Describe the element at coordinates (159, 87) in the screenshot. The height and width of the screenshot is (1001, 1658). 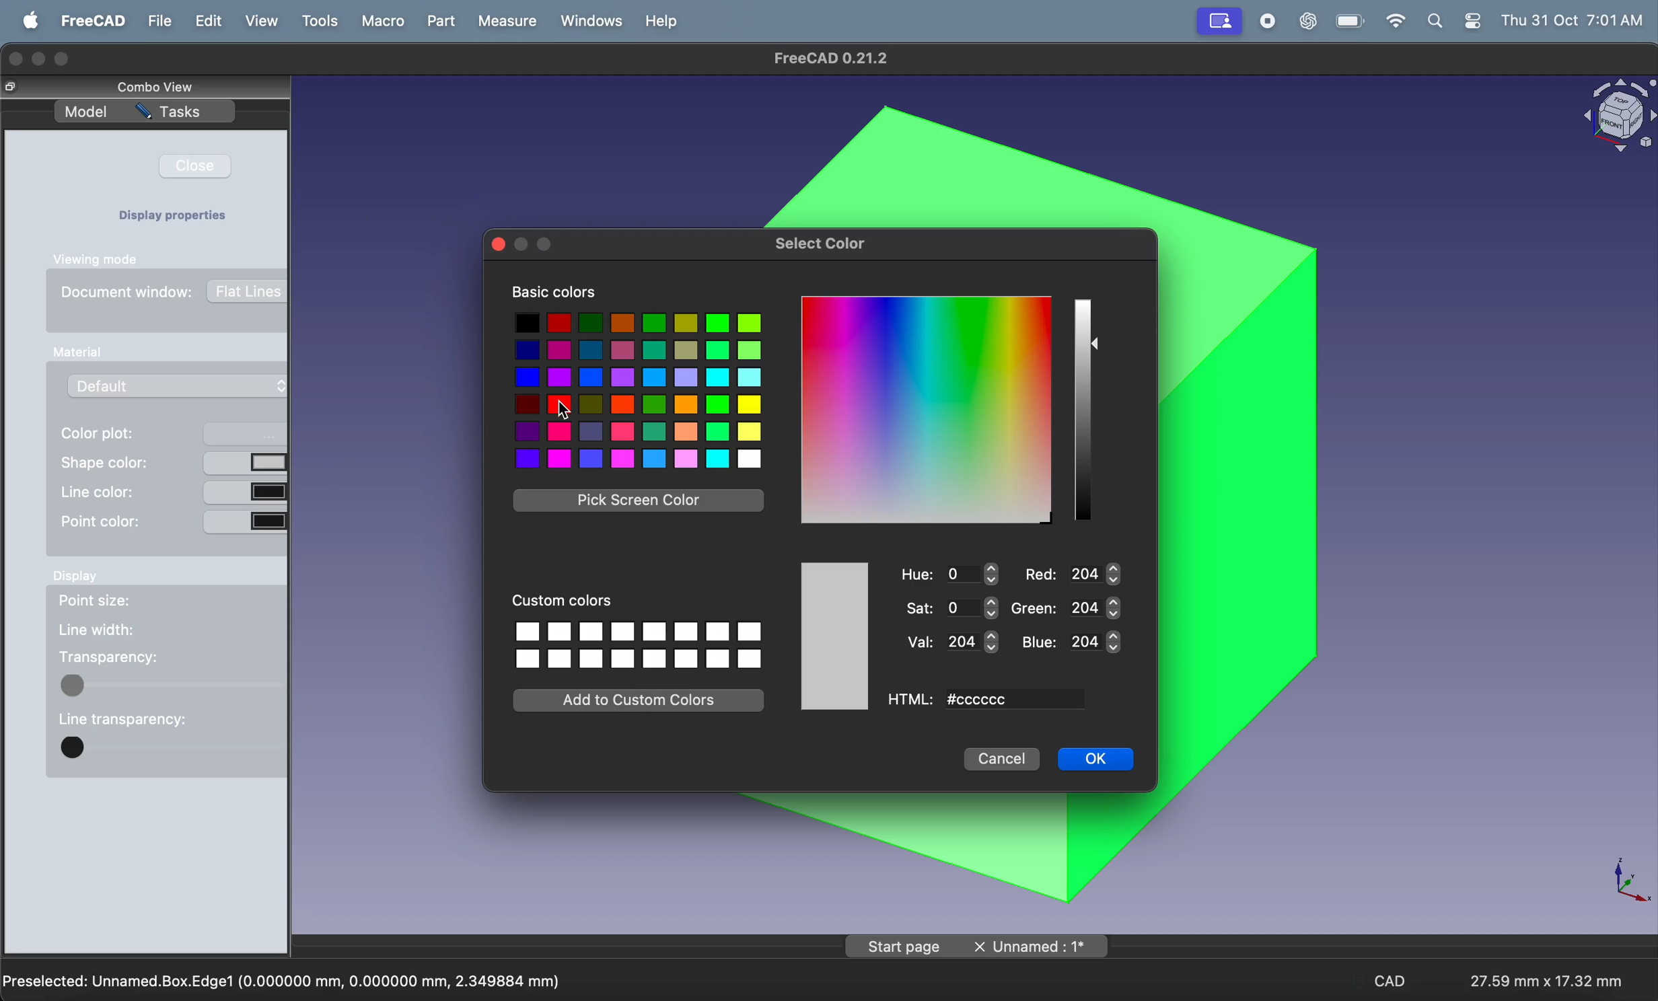
I see `combo view` at that location.